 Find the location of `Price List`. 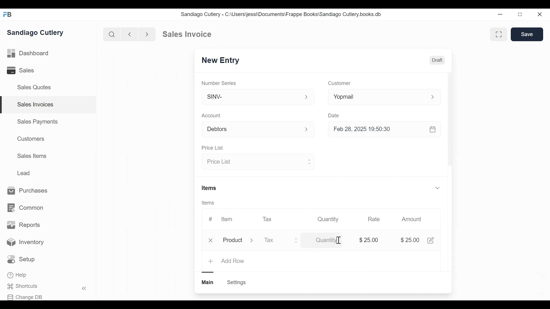

Price List is located at coordinates (257, 162).